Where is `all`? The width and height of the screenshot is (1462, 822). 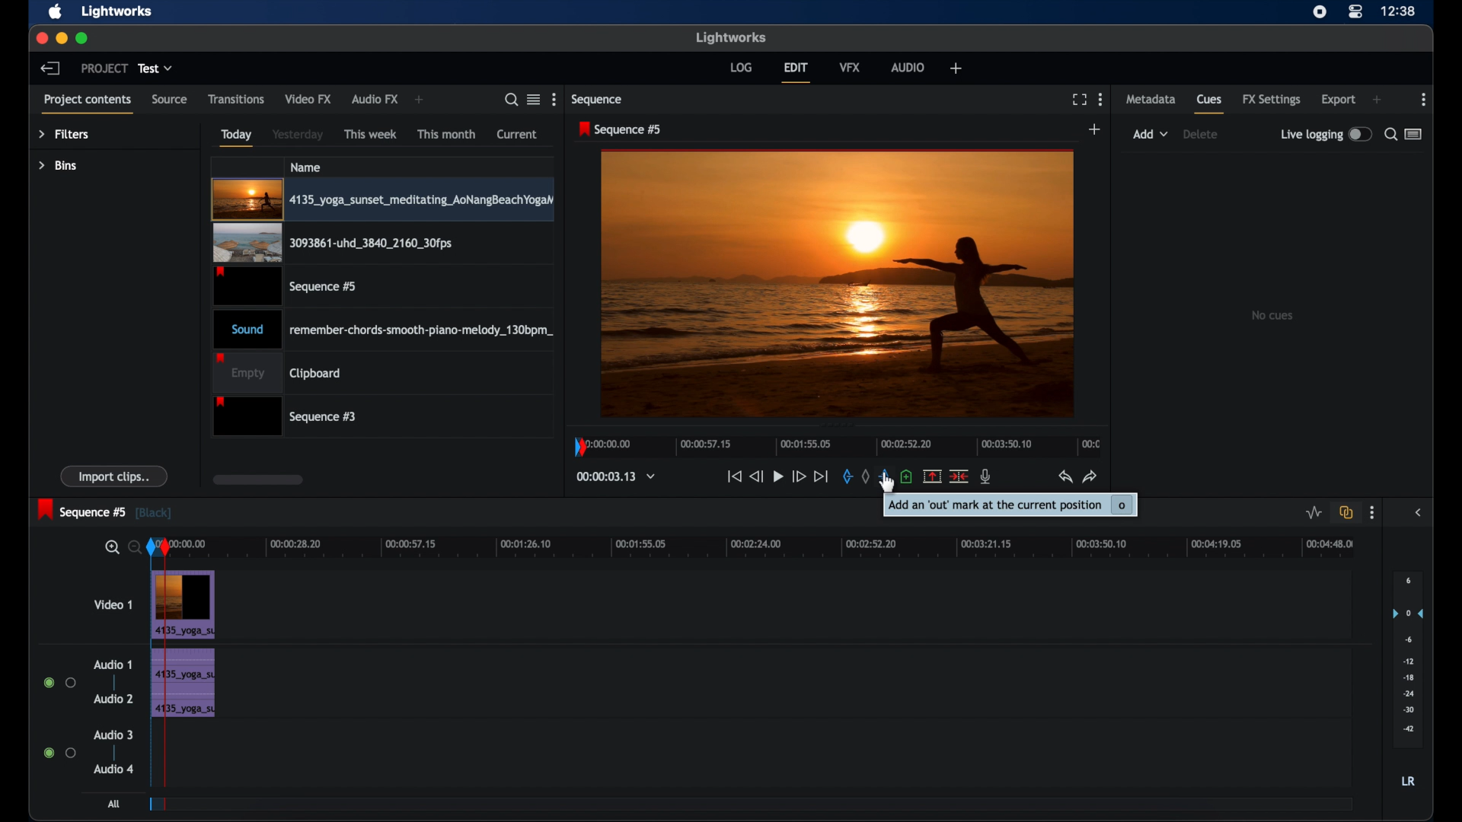 all is located at coordinates (115, 803).